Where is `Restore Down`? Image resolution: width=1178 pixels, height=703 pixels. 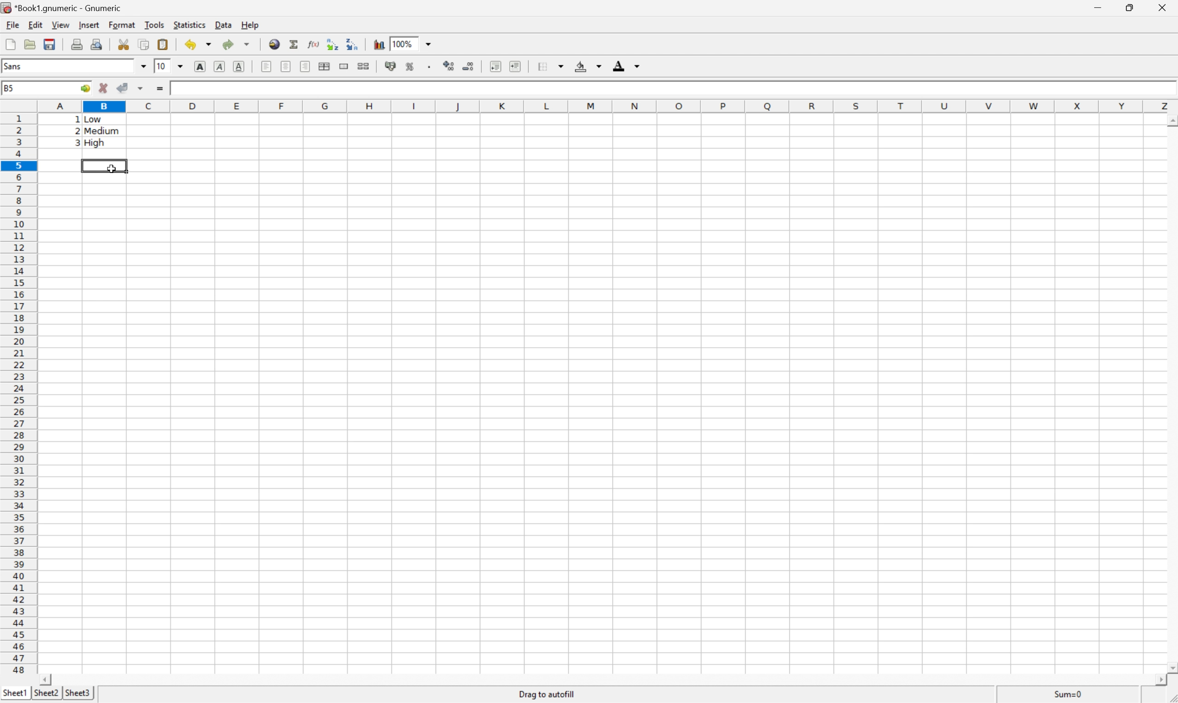
Restore Down is located at coordinates (1130, 8).